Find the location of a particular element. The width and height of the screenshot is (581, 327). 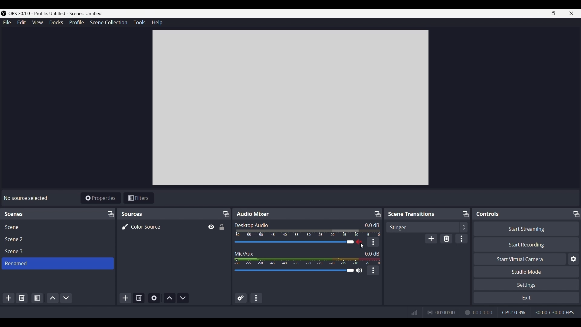

Open source properties is located at coordinates (154, 298).